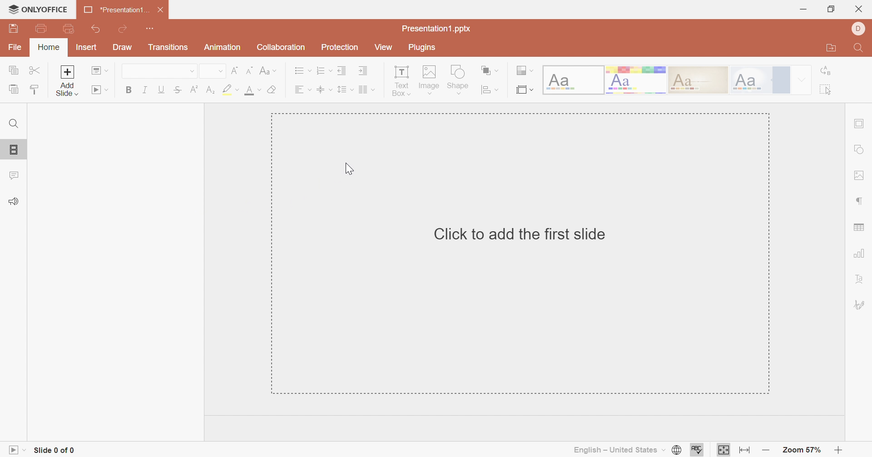 This screenshot has width=872, height=457. What do you see at coordinates (340, 47) in the screenshot?
I see `Protection` at bounding box center [340, 47].